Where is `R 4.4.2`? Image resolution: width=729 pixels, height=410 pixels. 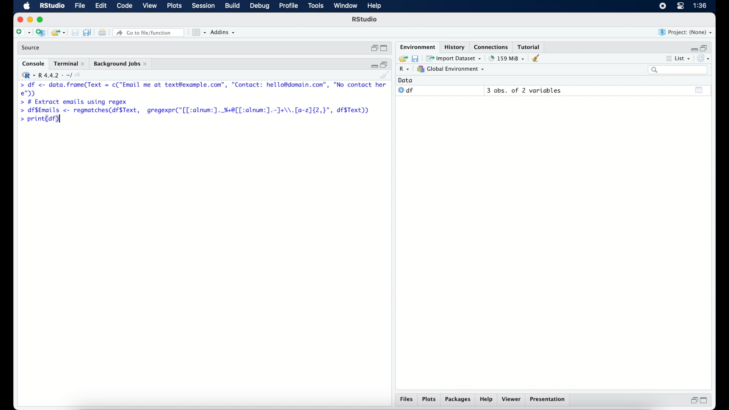 R 4.4.2 is located at coordinates (53, 75).